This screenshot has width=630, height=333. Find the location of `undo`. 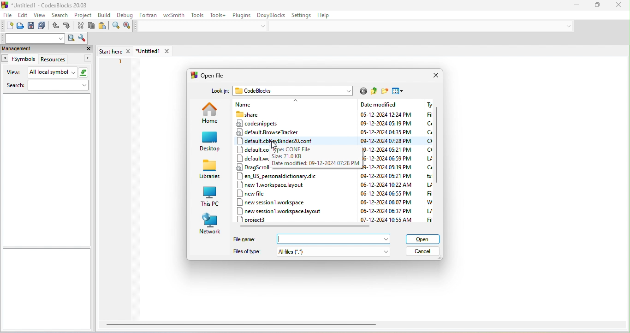

undo is located at coordinates (55, 26).